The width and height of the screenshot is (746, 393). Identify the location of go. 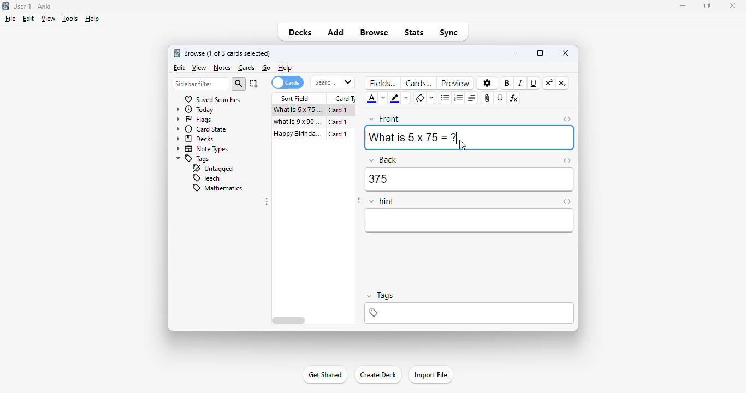
(266, 68).